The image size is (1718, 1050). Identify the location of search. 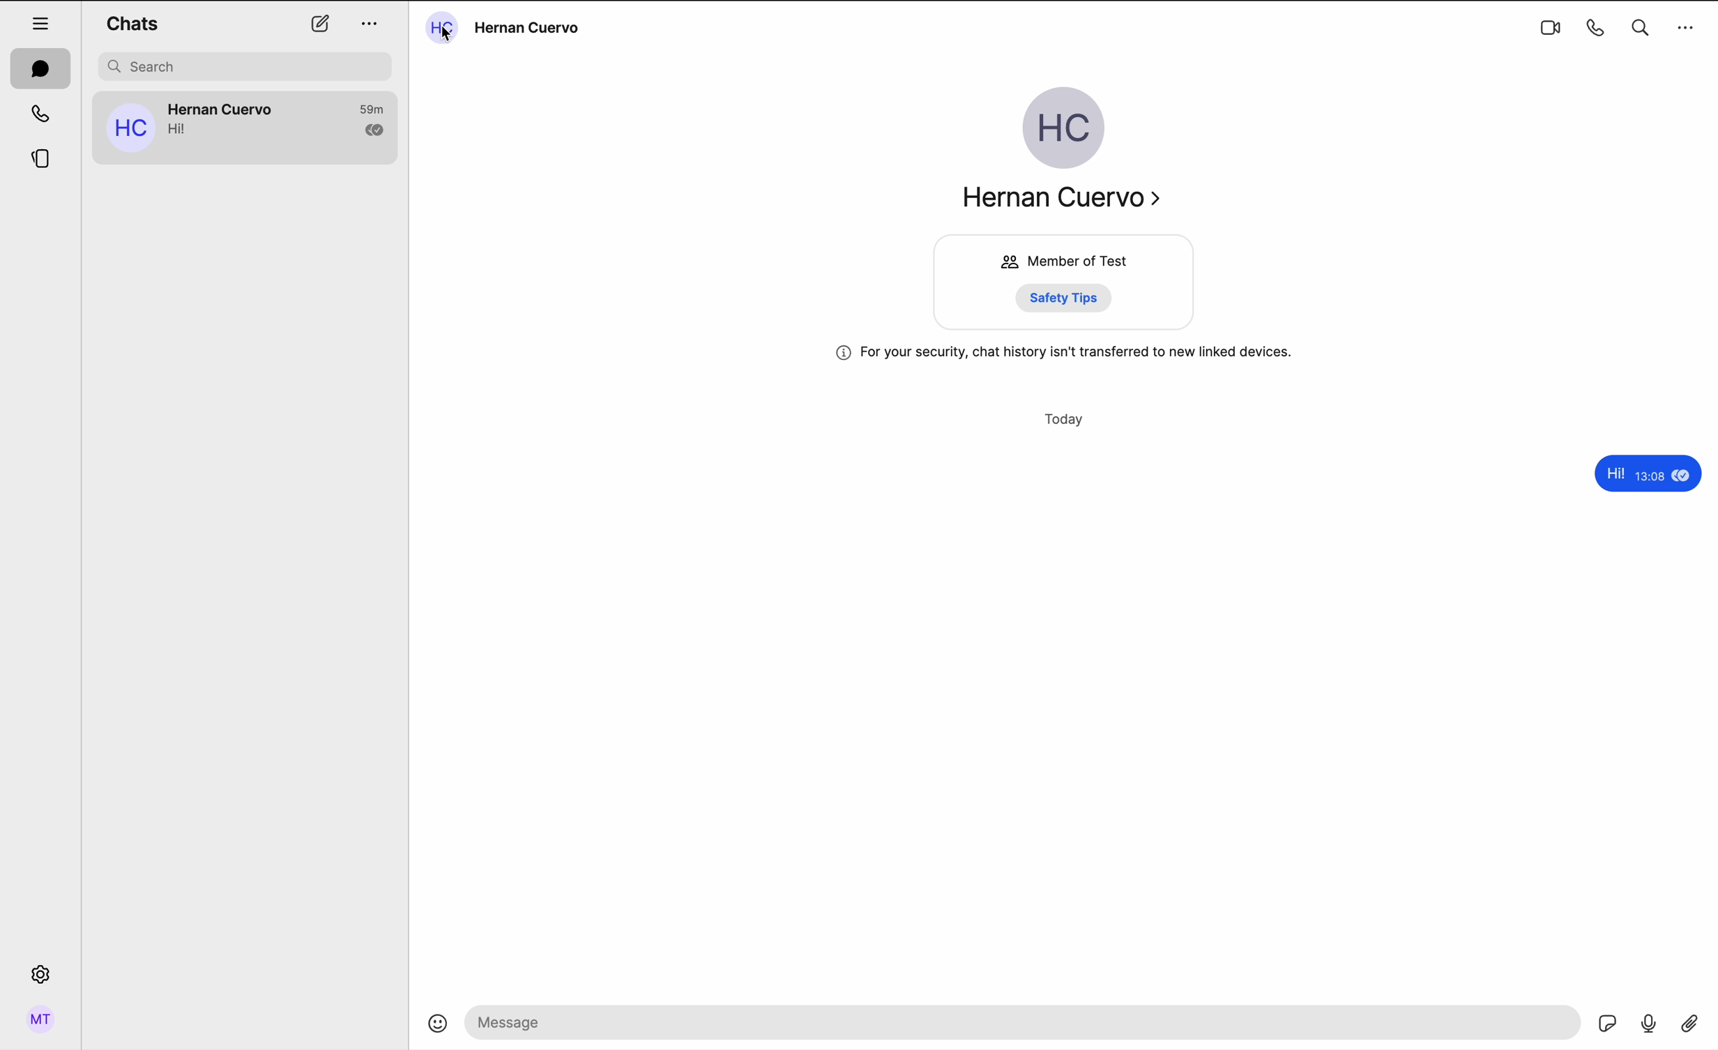
(1641, 29).